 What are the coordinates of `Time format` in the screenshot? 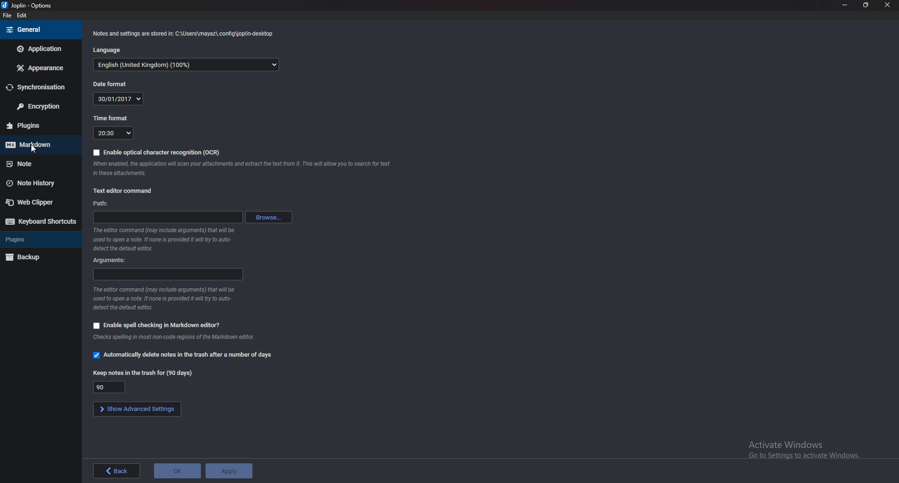 It's located at (111, 118).